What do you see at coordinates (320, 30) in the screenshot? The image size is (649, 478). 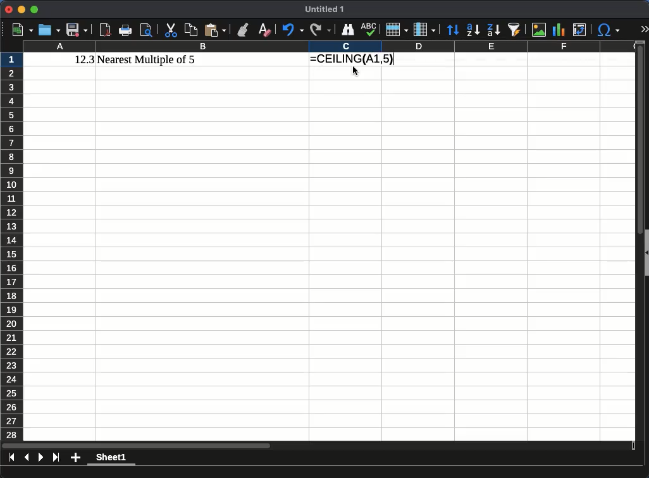 I see `redo` at bounding box center [320, 30].